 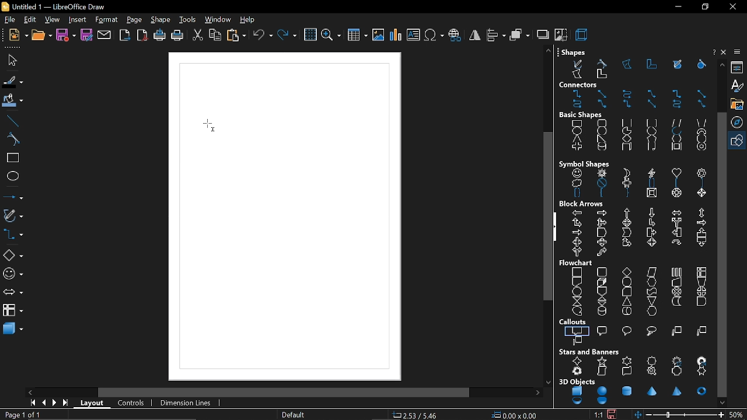 What do you see at coordinates (701, 194) in the screenshot?
I see `diamond bevel` at bounding box center [701, 194].